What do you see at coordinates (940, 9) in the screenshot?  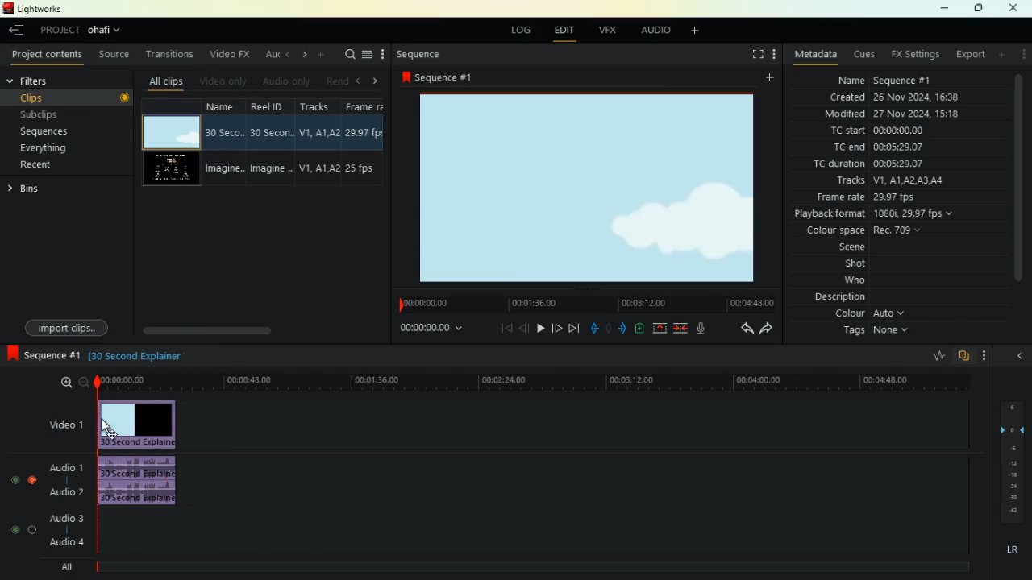 I see `minimize` at bounding box center [940, 9].